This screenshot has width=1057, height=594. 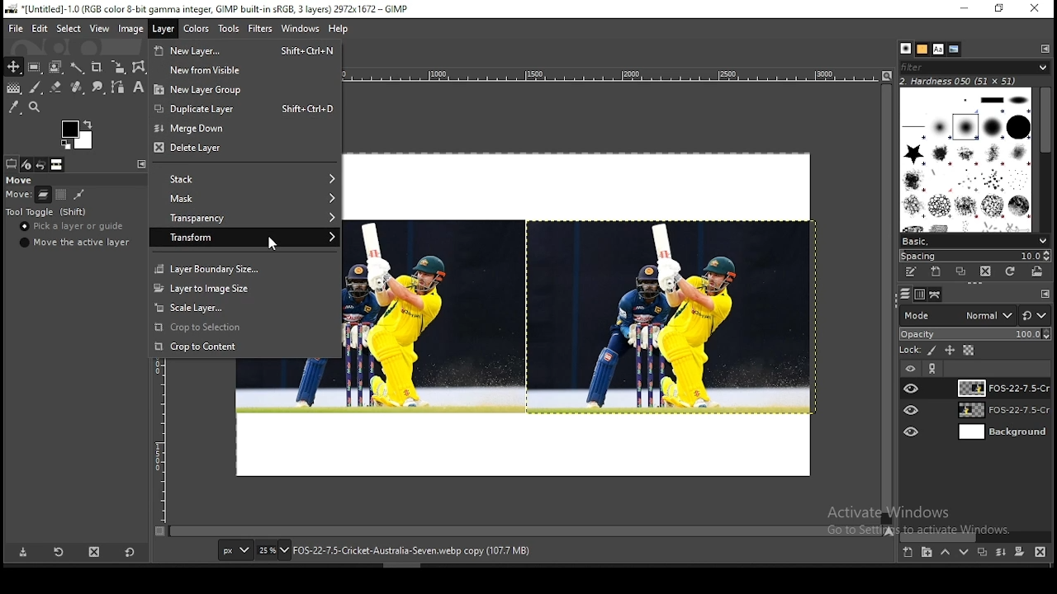 What do you see at coordinates (909, 367) in the screenshot?
I see `layer visibility on/off` at bounding box center [909, 367].